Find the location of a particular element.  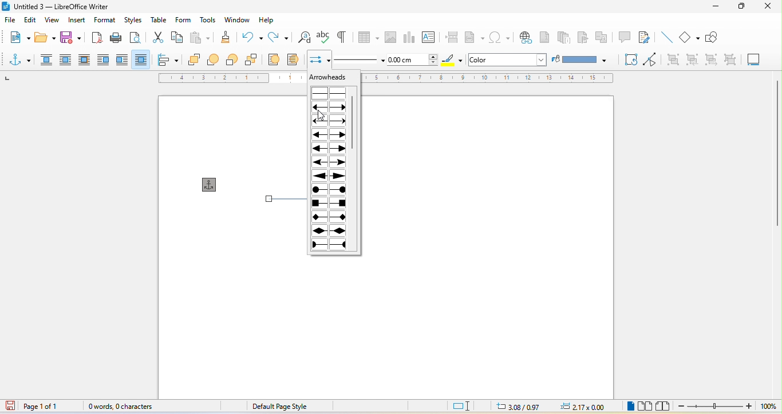

save is located at coordinates (72, 38).